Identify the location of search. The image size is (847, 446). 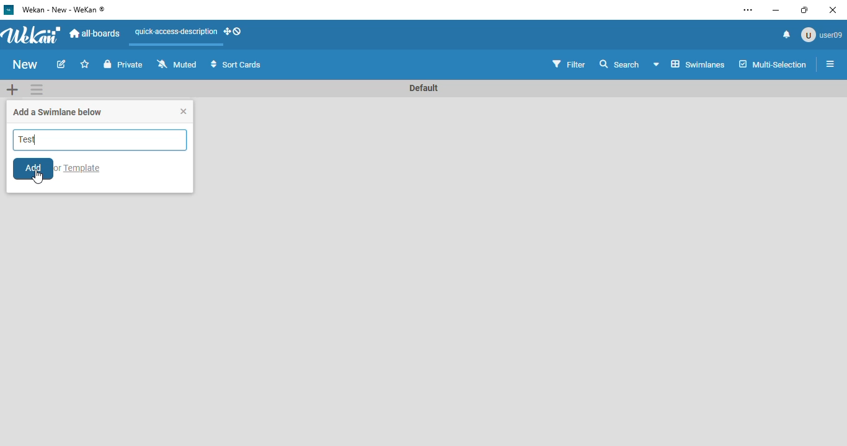
(620, 64).